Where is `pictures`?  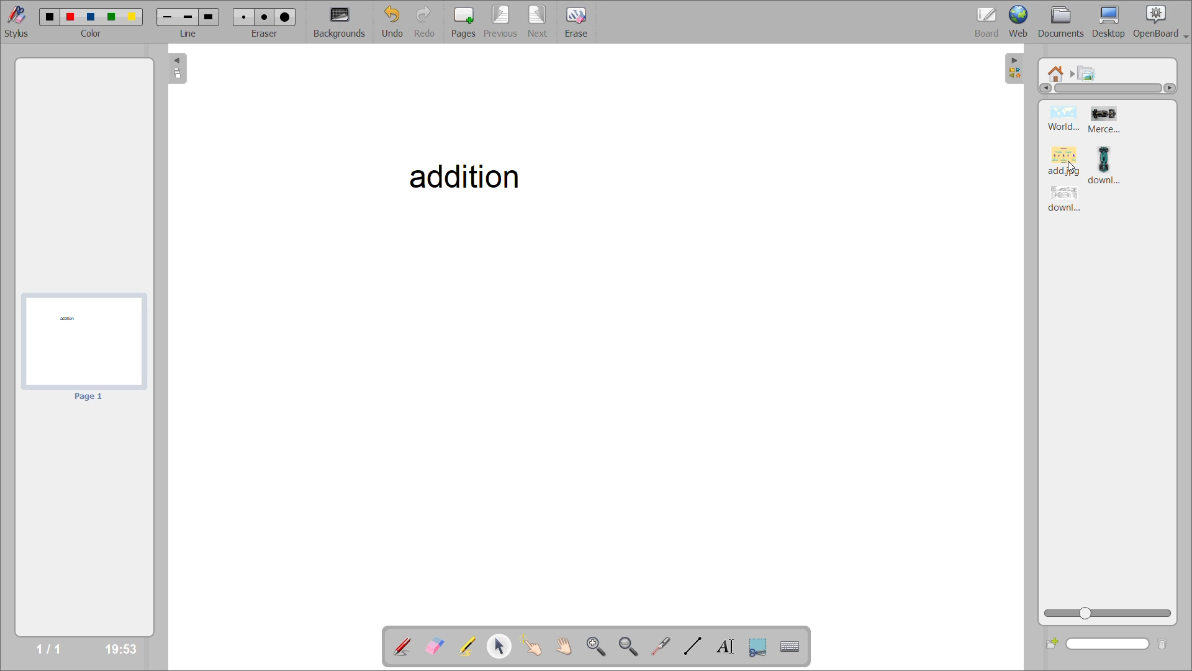
pictures is located at coordinates (1088, 73).